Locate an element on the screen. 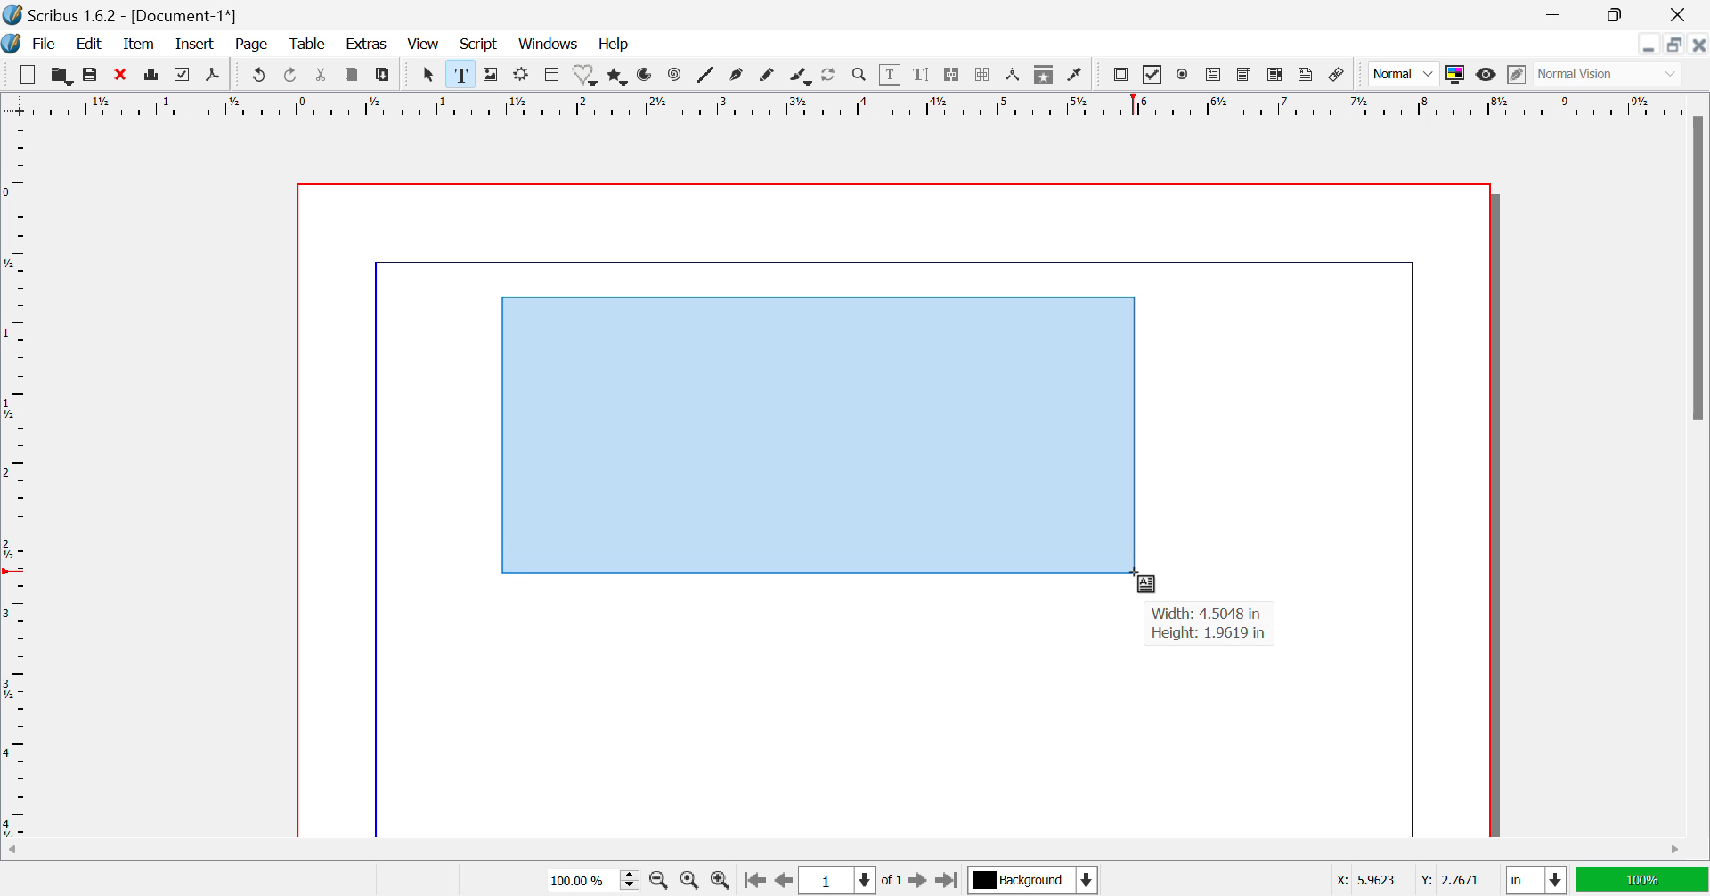  Close is located at coordinates (1699, 45).